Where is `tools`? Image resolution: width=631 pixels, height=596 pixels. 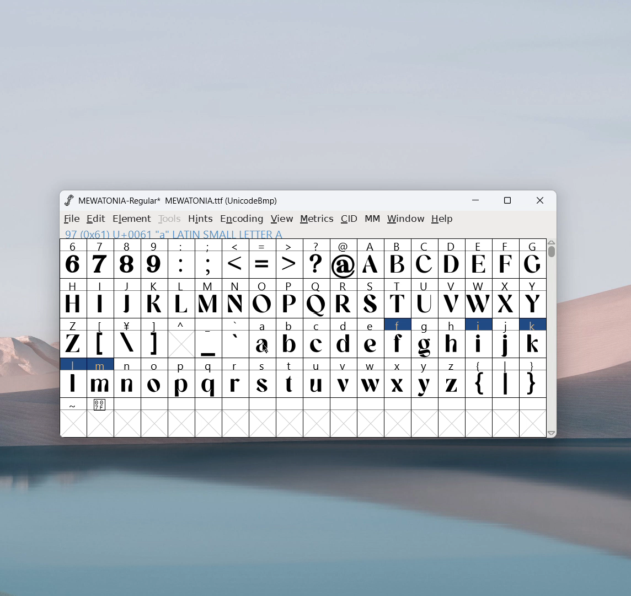 tools is located at coordinates (170, 219).